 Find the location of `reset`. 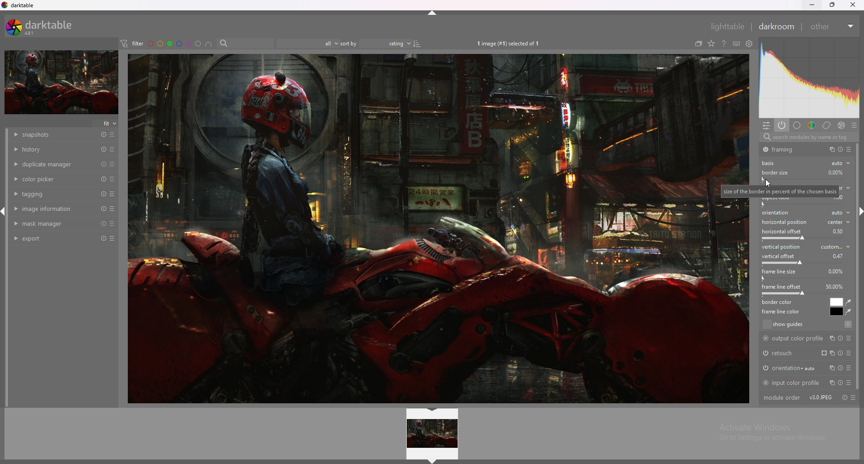

reset is located at coordinates (103, 239).